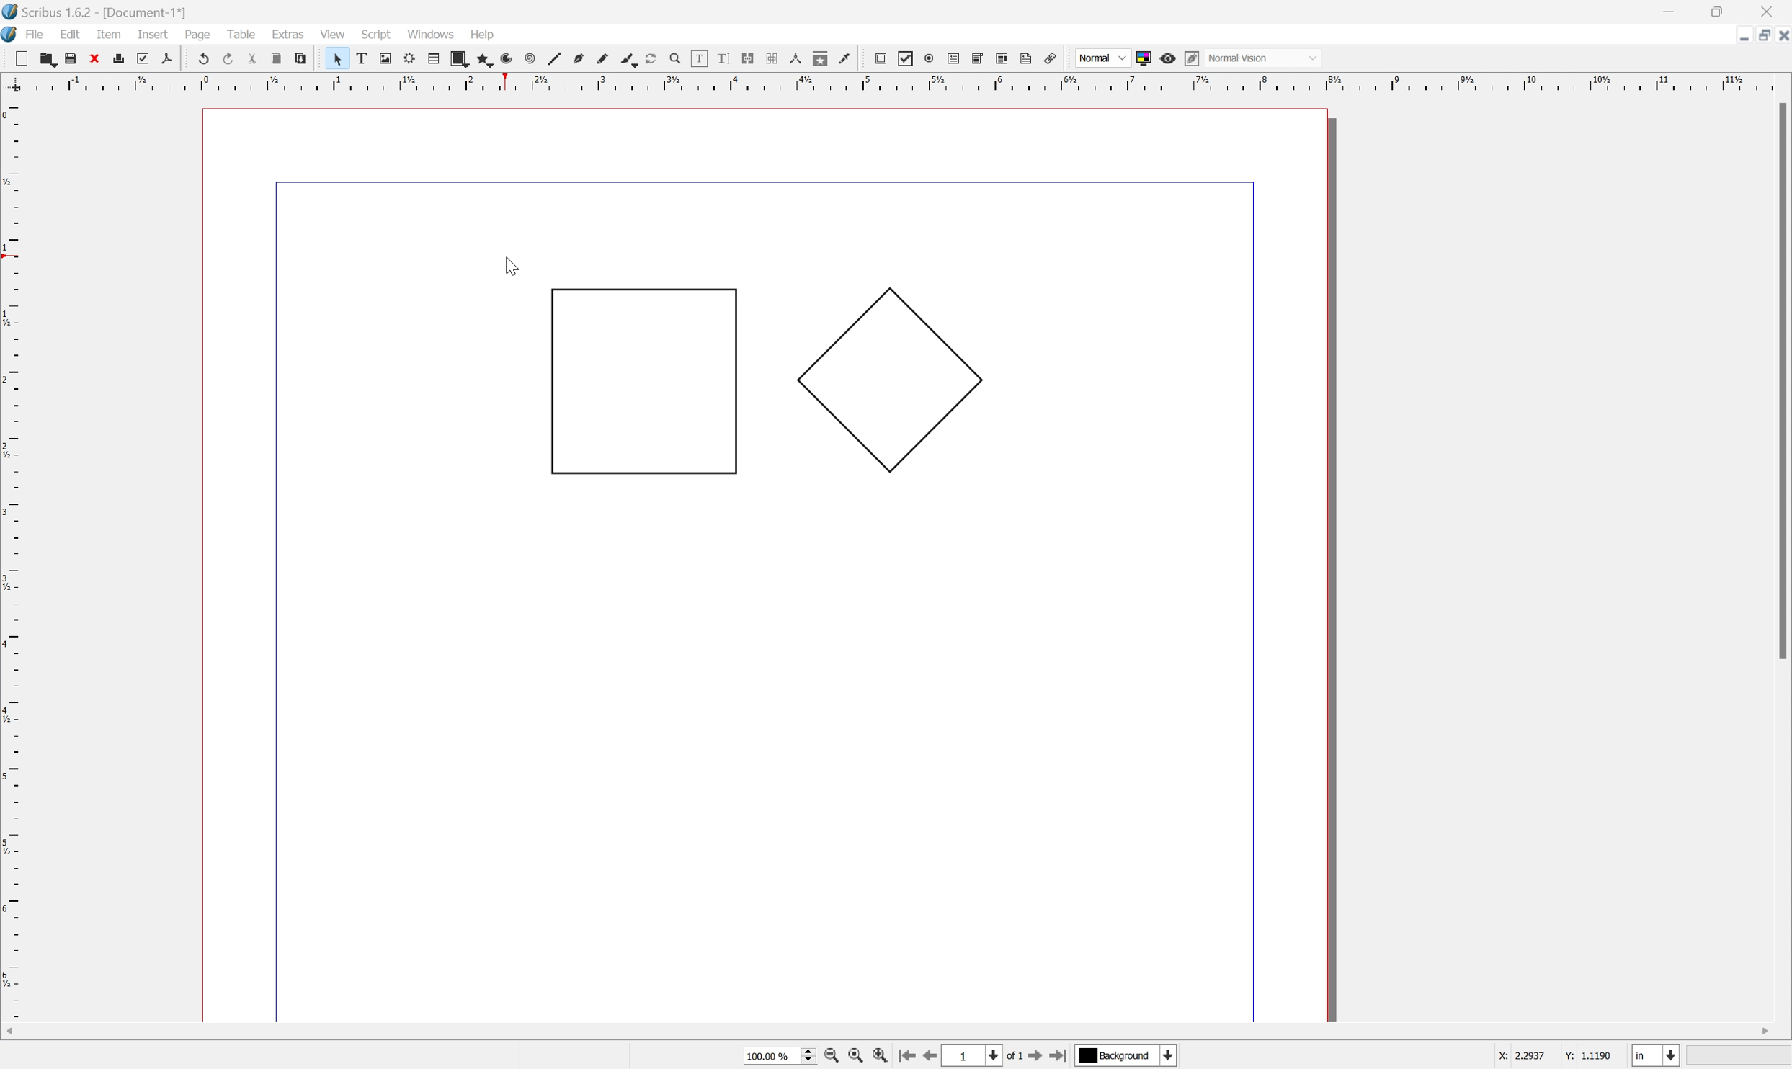 This screenshot has height=1069, width=1792. I want to click on page, so click(200, 35).